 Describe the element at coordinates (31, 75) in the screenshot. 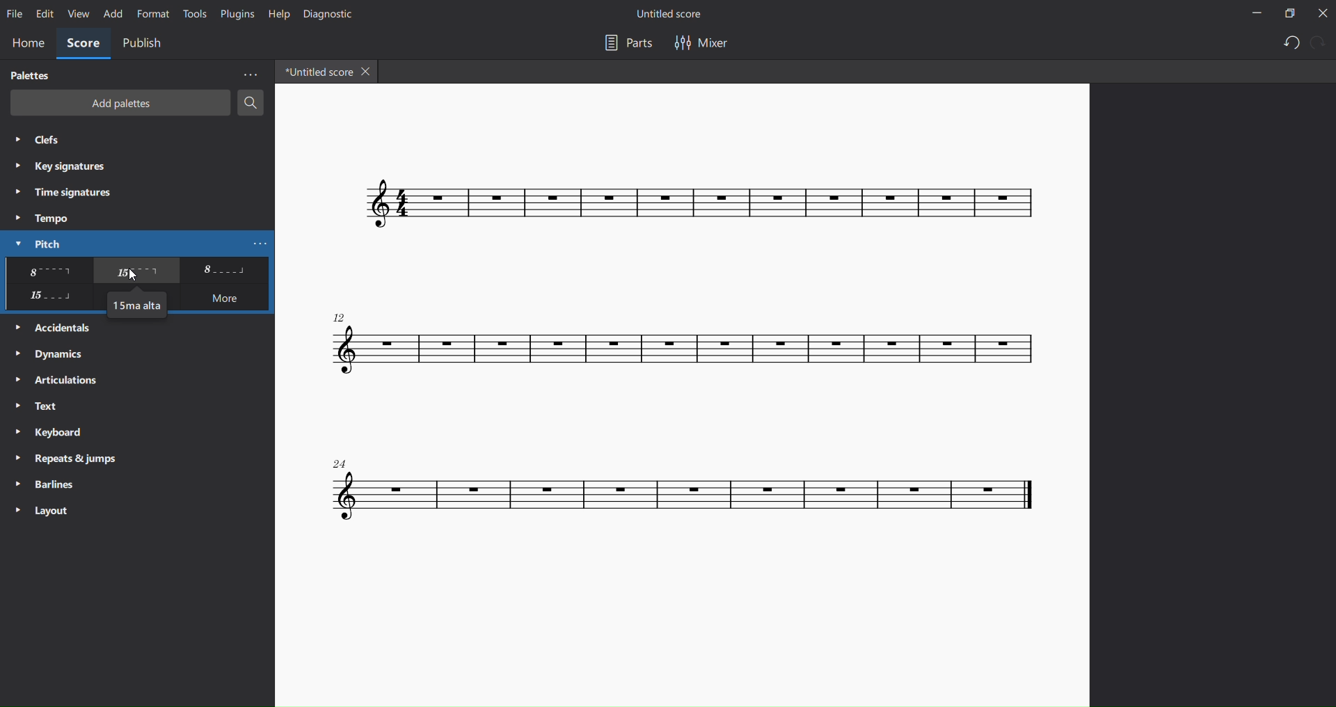

I see `palettes` at that location.